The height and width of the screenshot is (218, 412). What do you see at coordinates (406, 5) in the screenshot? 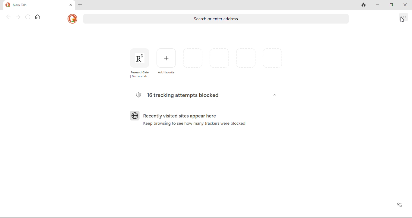
I see `close` at bounding box center [406, 5].